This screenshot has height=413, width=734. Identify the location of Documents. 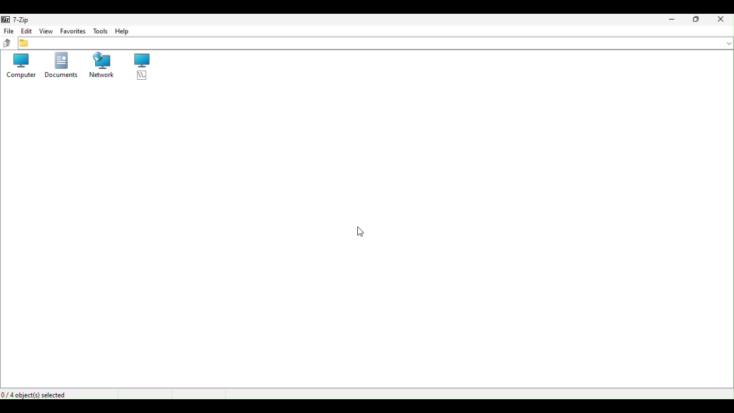
(61, 65).